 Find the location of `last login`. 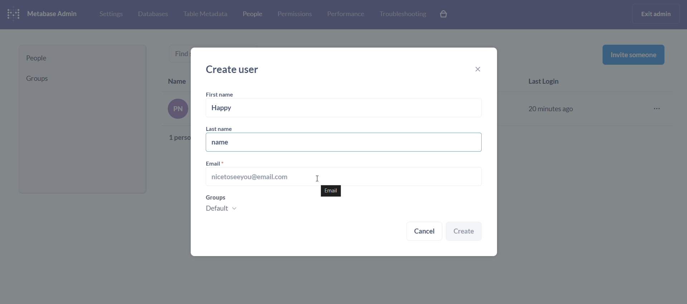

last login is located at coordinates (547, 82).